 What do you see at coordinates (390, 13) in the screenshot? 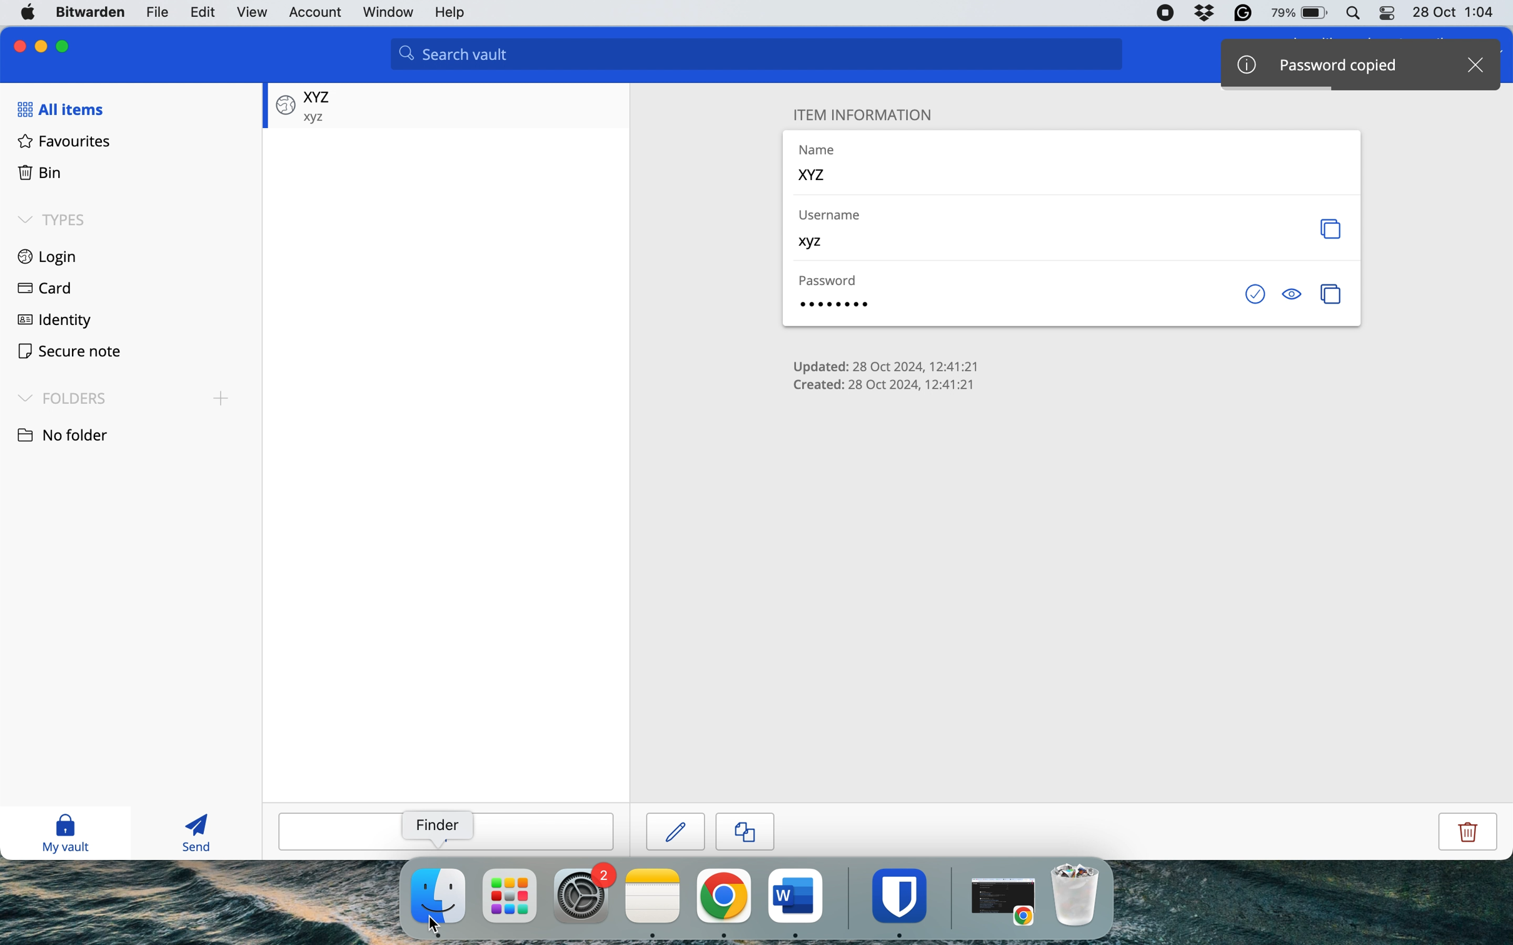
I see `window` at bounding box center [390, 13].